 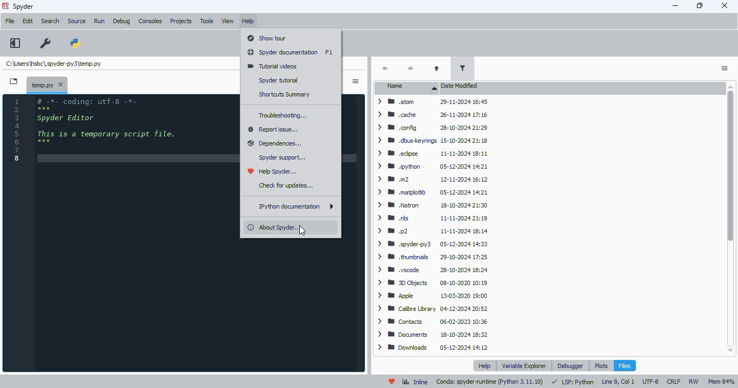 I want to click on spyder, so click(x=23, y=6).